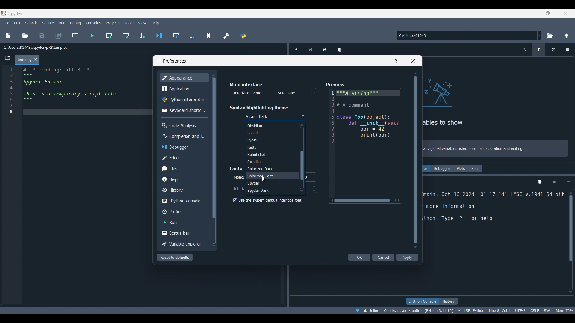  I want to click on Code analysis, so click(183, 125).